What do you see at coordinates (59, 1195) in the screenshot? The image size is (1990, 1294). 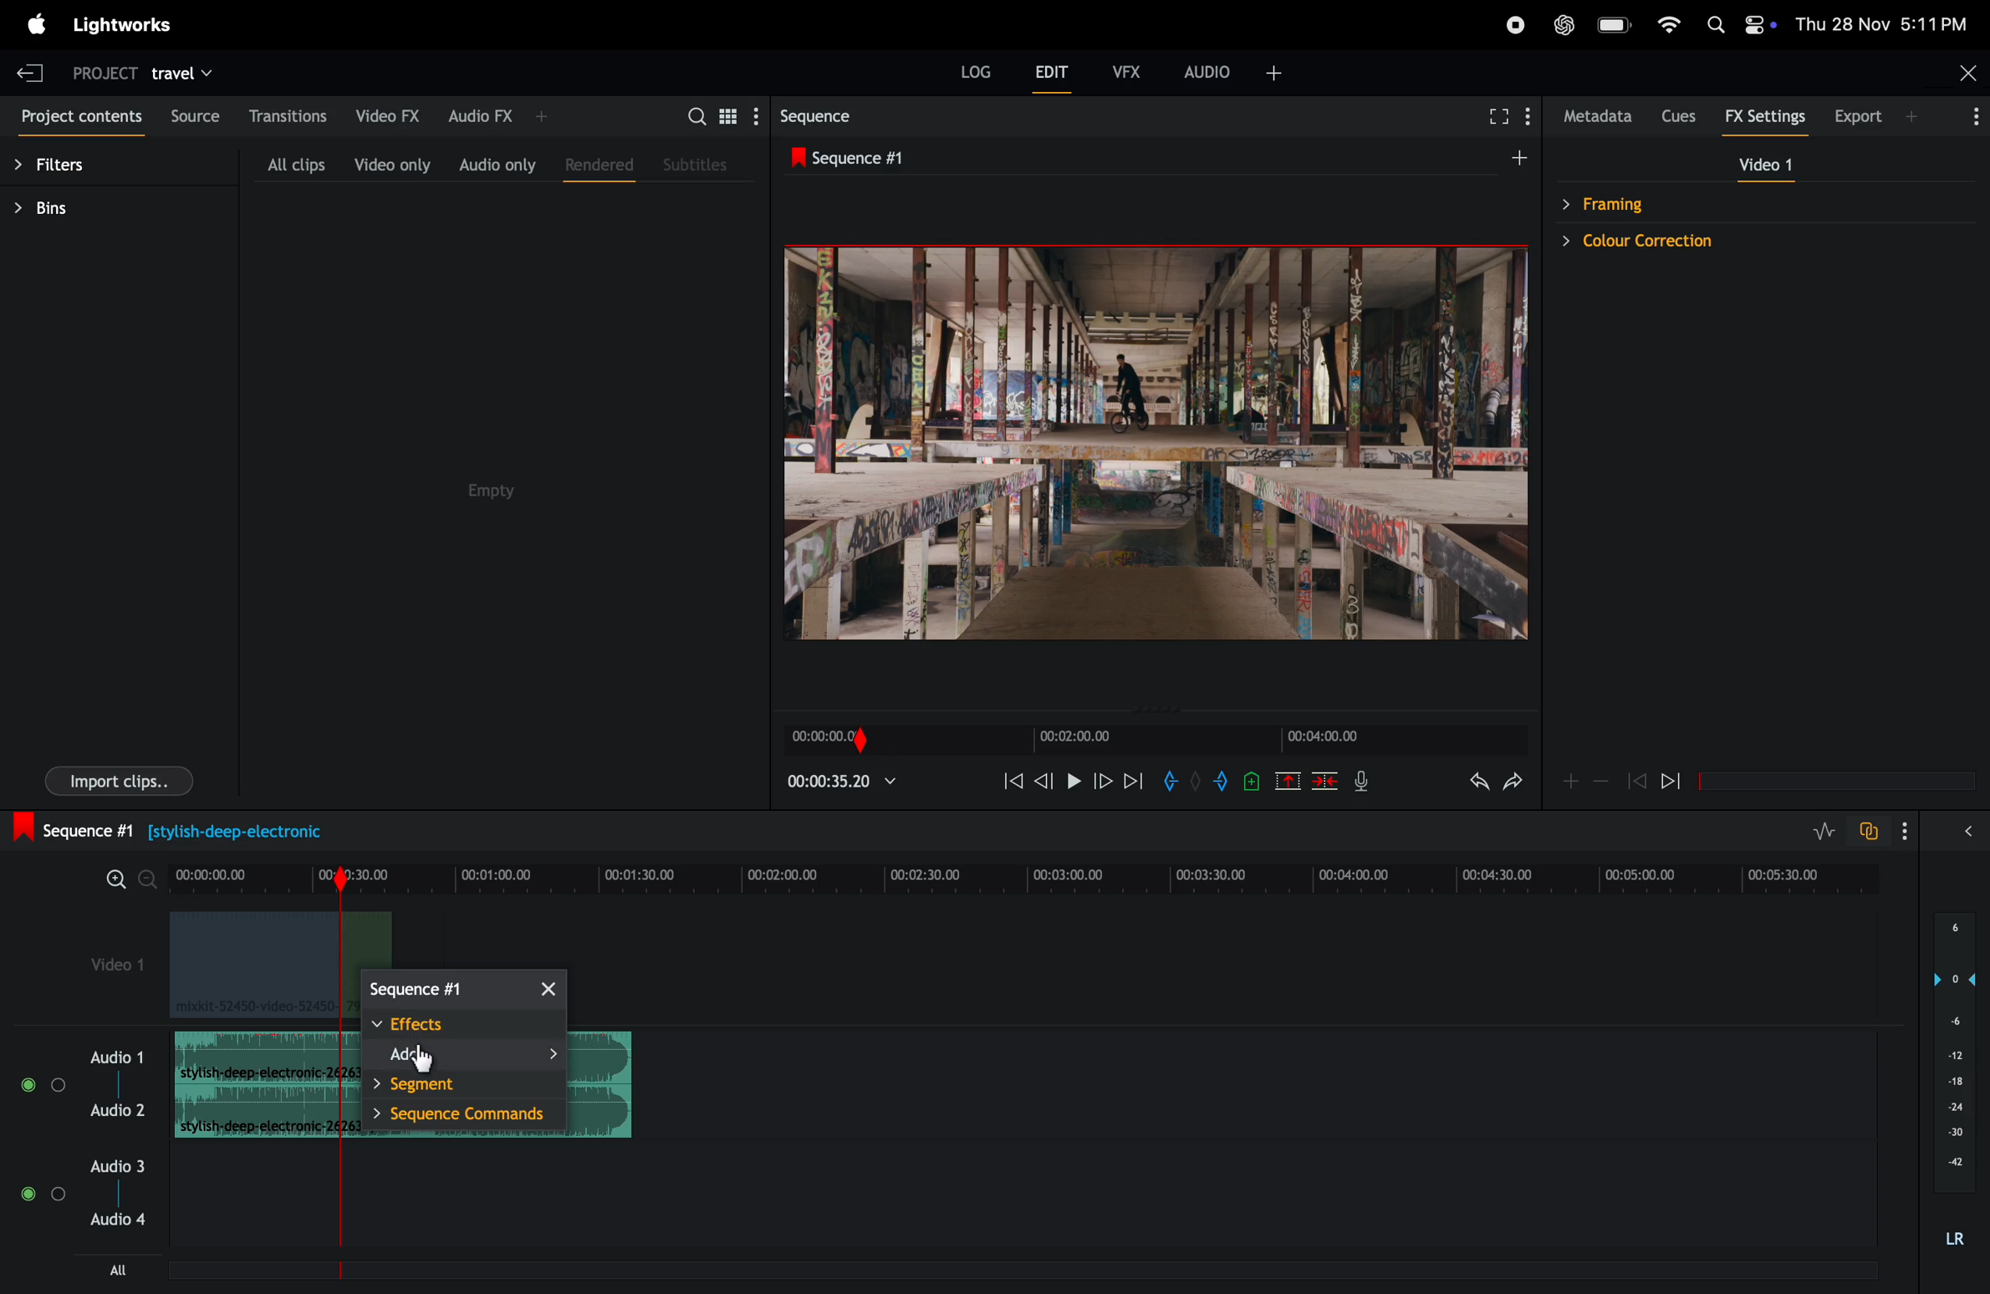 I see `Toggle` at bounding box center [59, 1195].